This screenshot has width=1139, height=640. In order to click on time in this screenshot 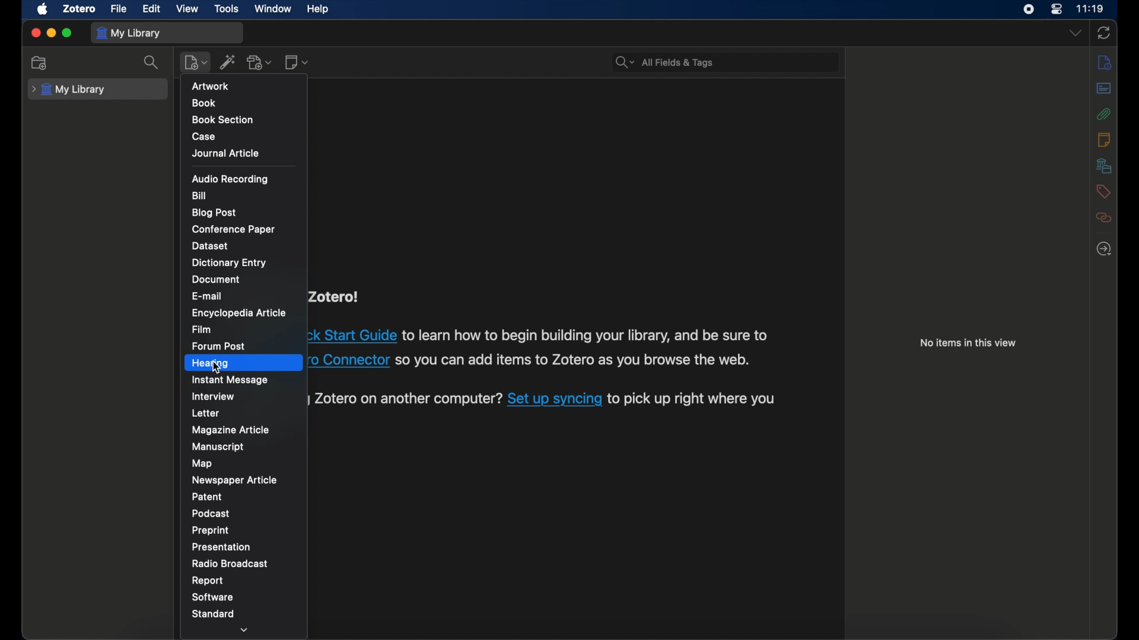, I will do `click(1089, 8)`.